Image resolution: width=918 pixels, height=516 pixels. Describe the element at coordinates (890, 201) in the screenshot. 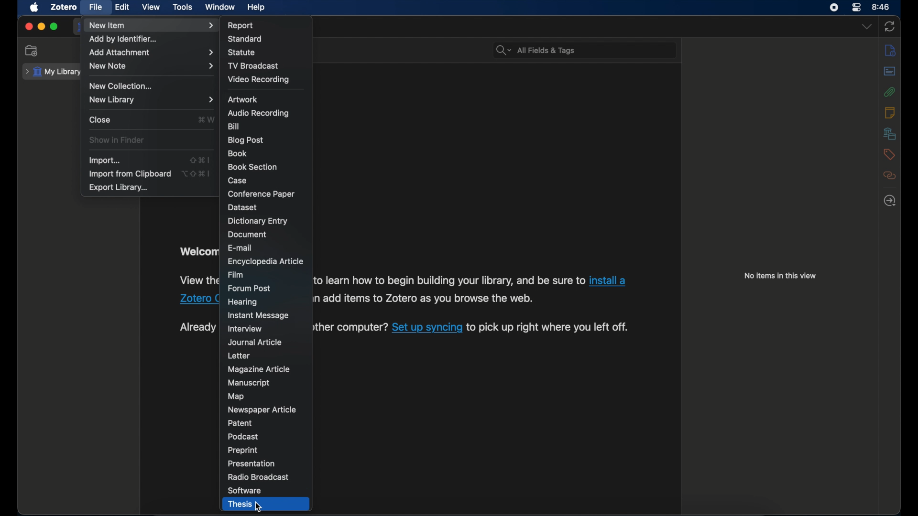

I see `locate` at that location.